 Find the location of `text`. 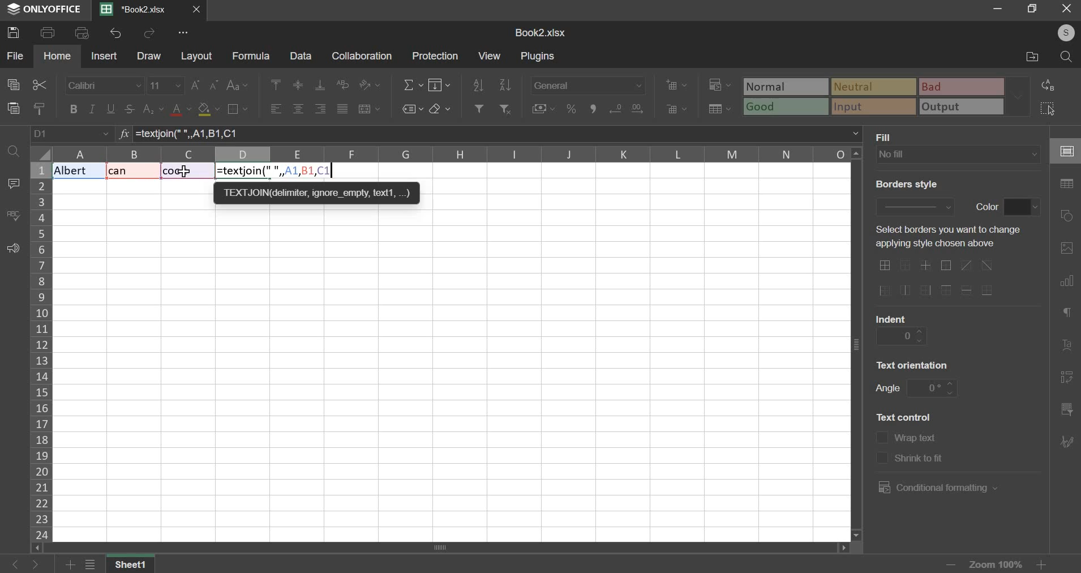

text is located at coordinates (917, 439).